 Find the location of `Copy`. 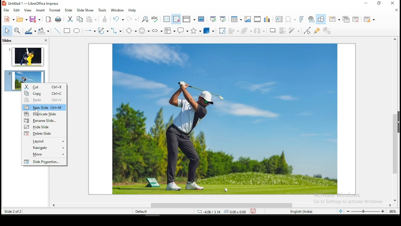

Copy is located at coordinates (44, 93).